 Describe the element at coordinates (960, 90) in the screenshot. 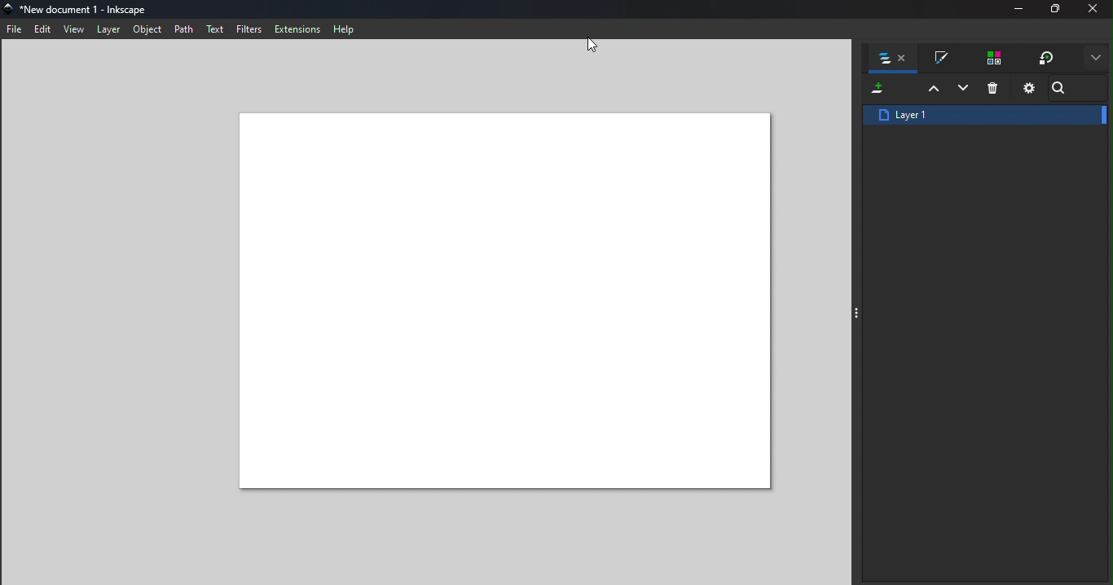

I see `Lowers selection one layer` at that location.